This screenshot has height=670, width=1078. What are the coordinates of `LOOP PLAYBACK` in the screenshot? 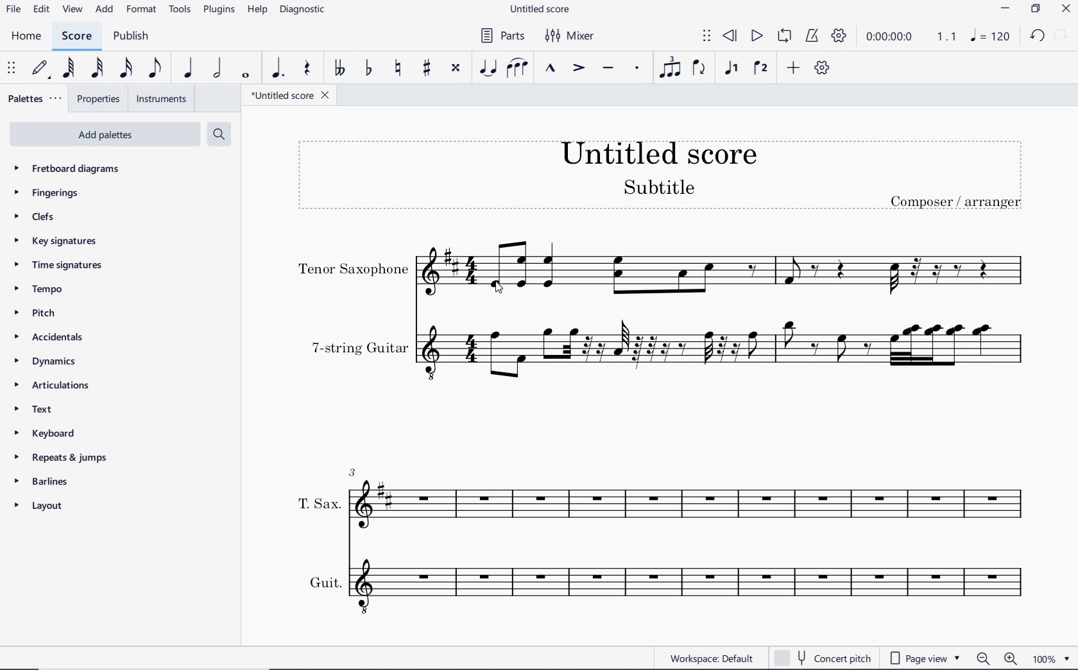 It's located at (784, 35).